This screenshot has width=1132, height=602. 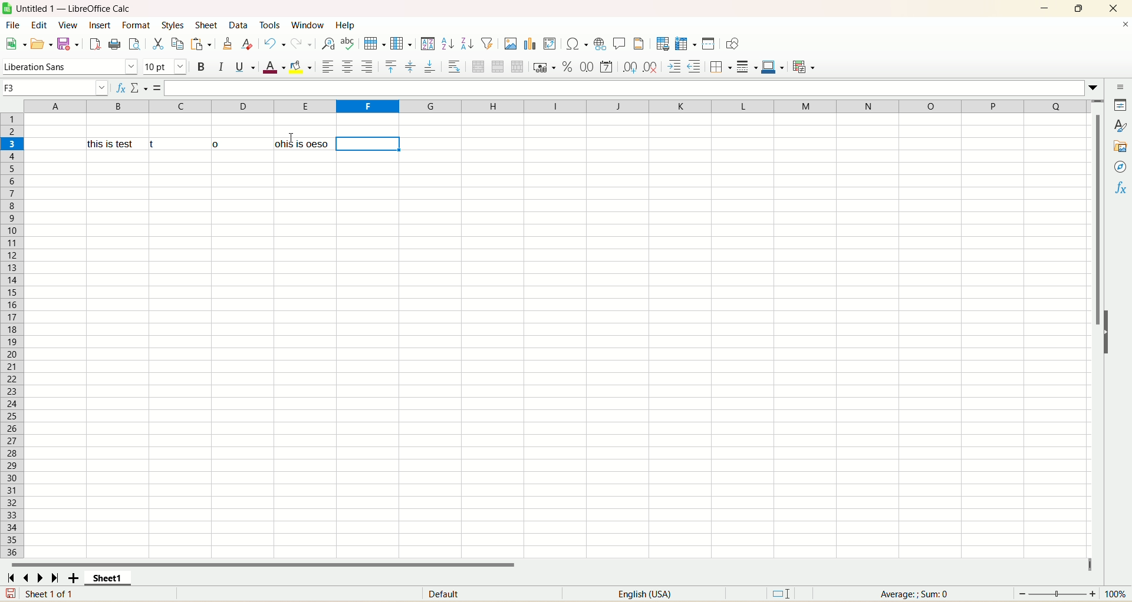 What do you see at coordinates (302, 43) in the screenshot?
I see `redo` at bounding box center [302, 43].